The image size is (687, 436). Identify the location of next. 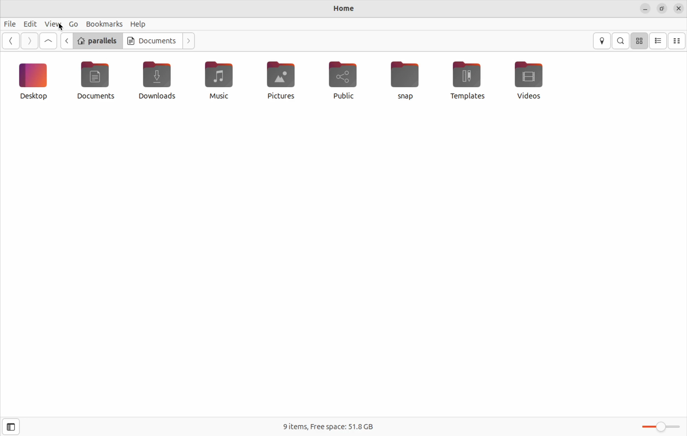
(29, 41).